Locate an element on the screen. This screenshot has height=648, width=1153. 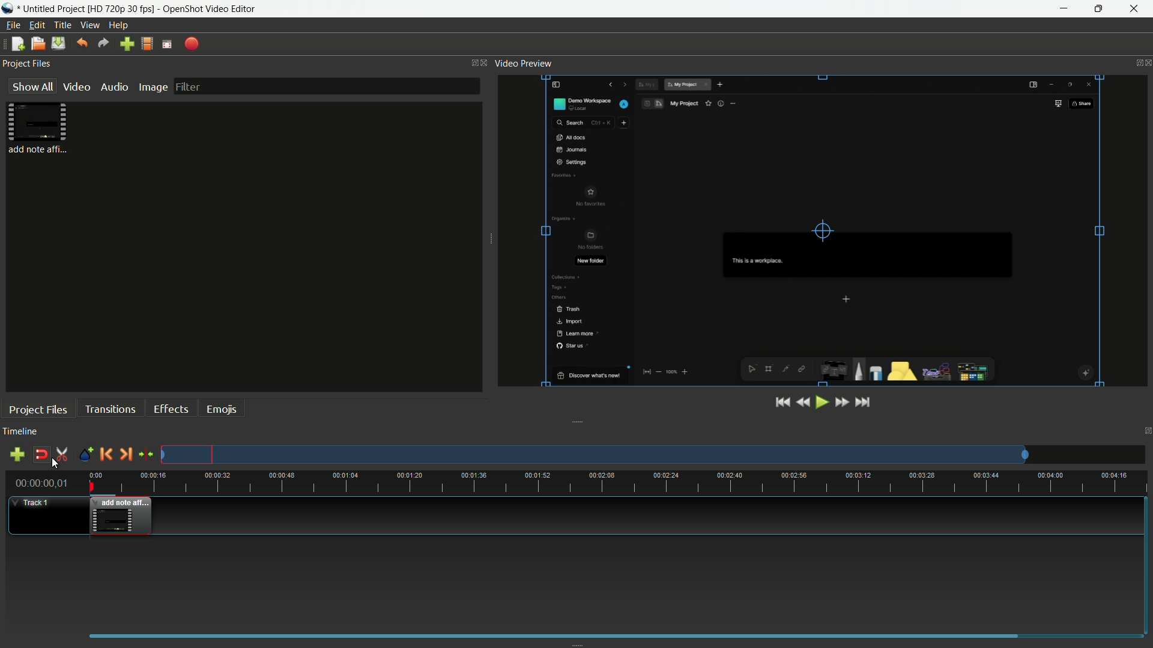
import files is located at coordinates (126, 44).